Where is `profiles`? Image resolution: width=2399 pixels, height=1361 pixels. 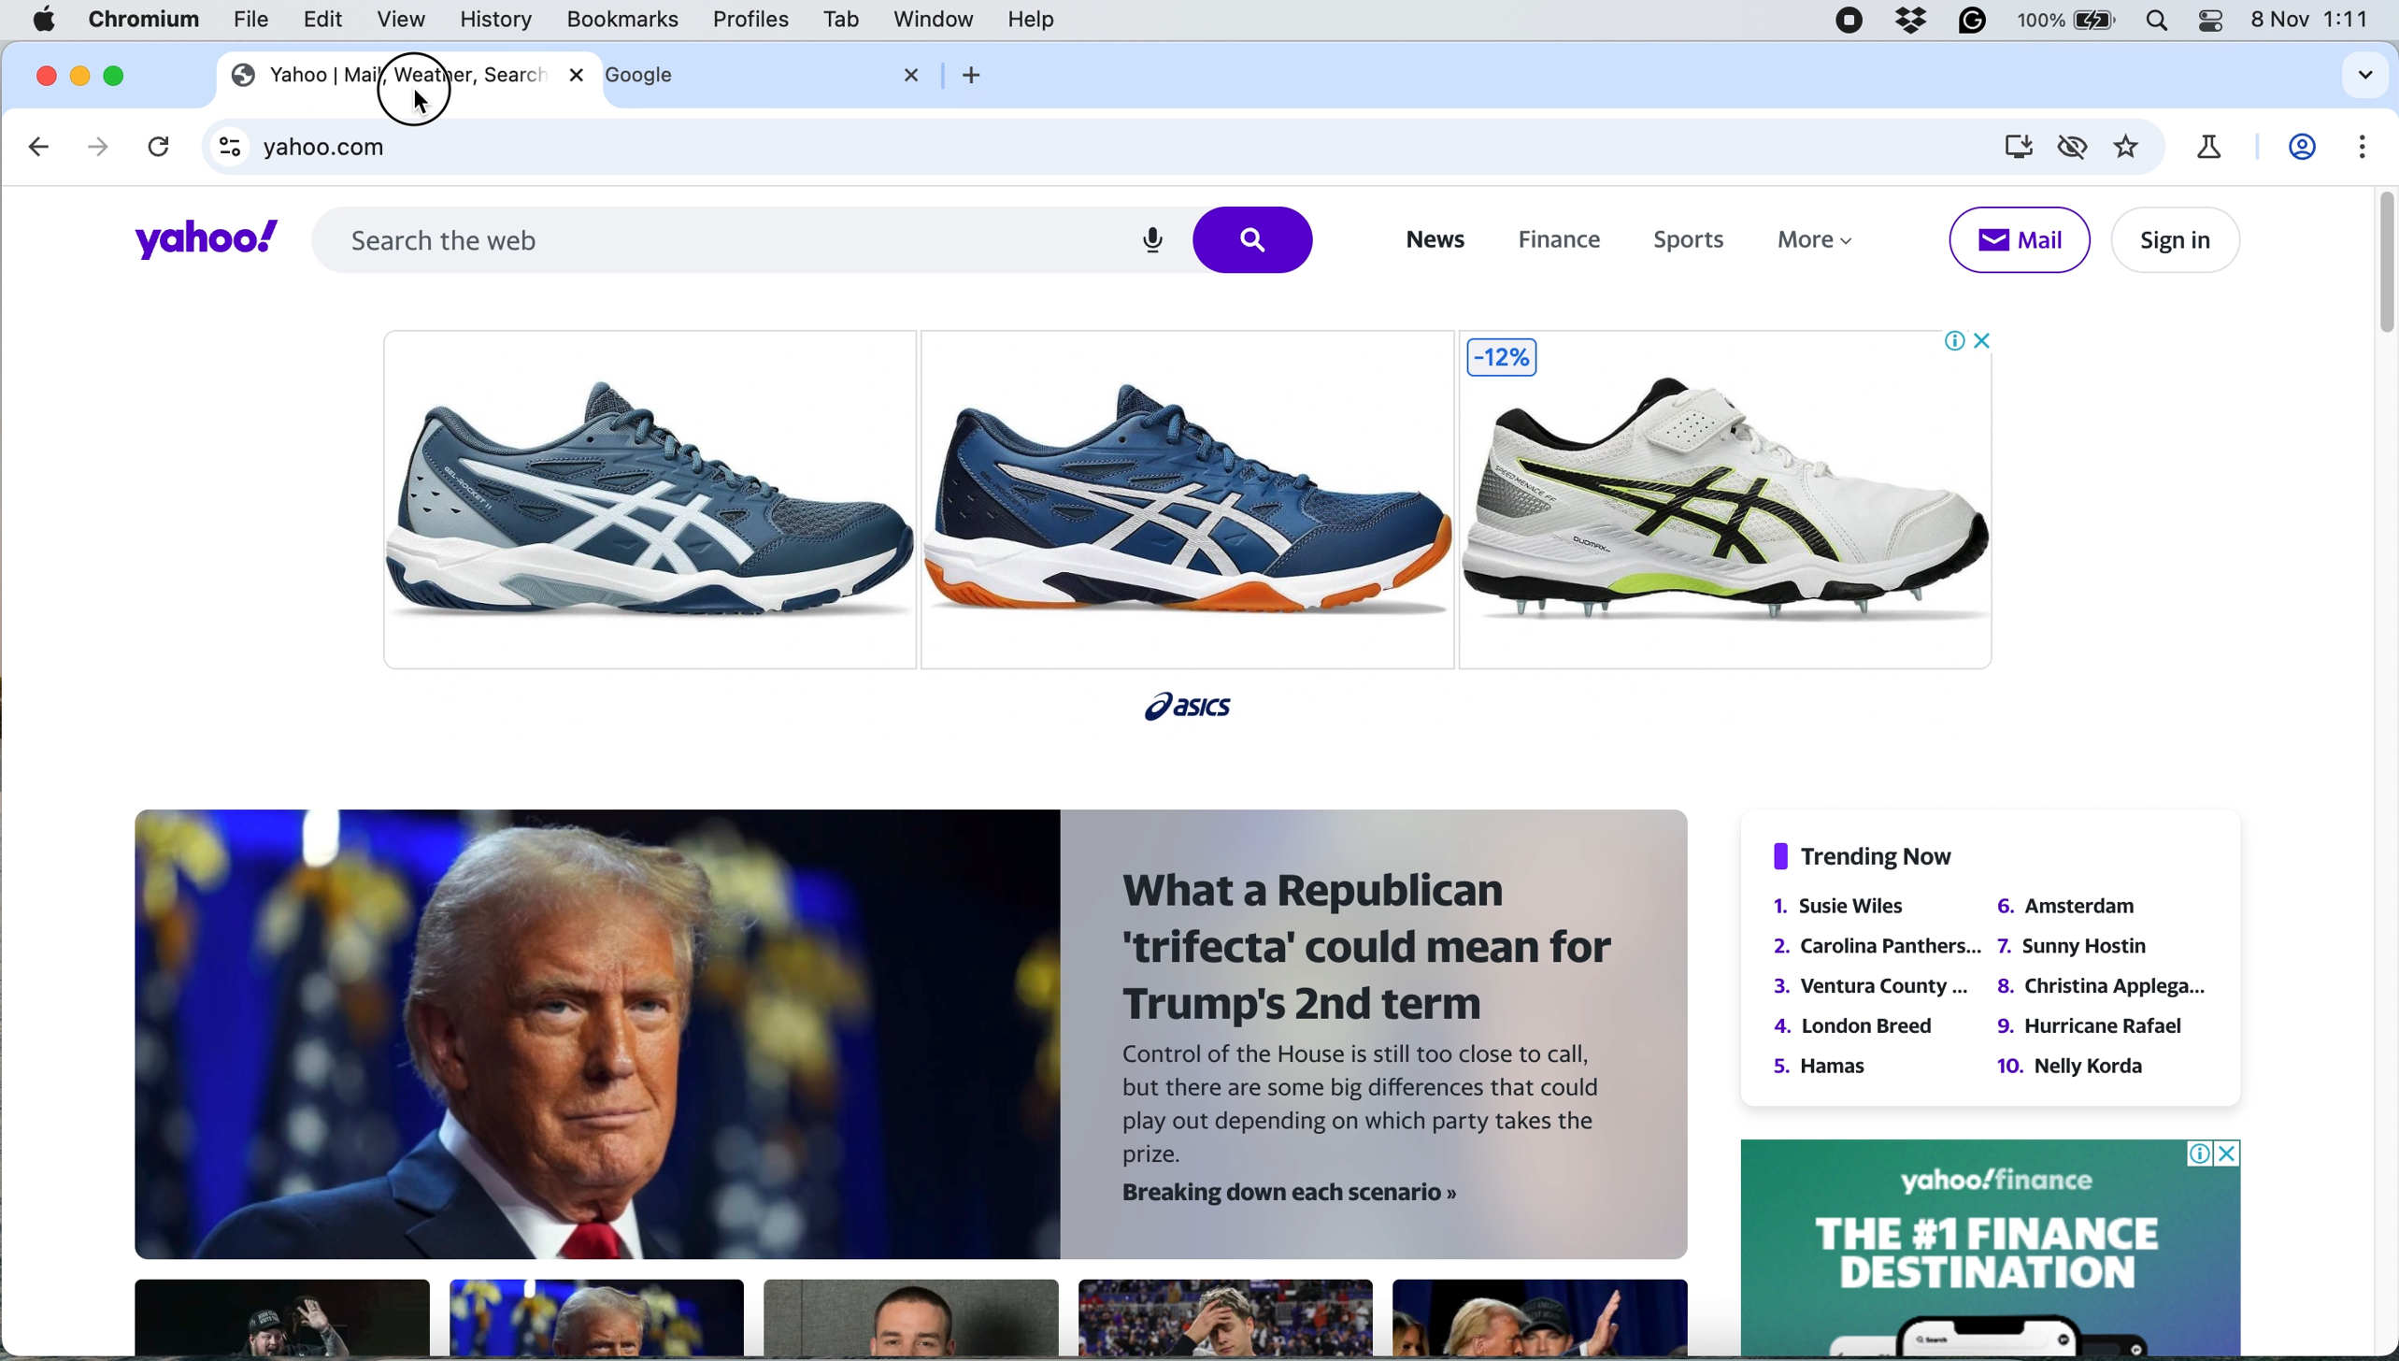 profiles is located at coordinates (753, 21).